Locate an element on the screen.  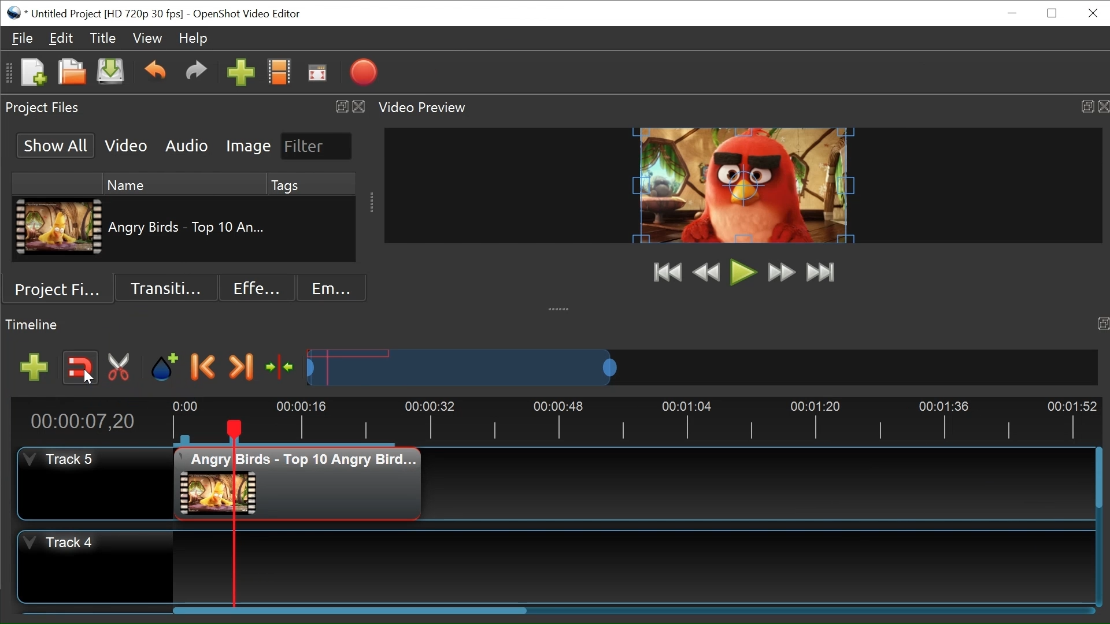
minimize is located at coordinates (1012, 13).